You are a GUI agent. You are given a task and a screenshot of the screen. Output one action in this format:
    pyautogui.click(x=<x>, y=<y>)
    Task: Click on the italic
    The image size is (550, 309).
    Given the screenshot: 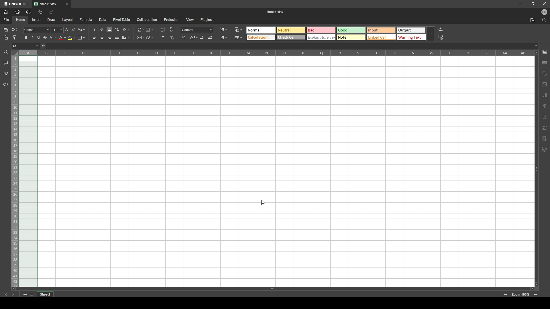 What is the action you would take?
    pyautogui.click(x=32, y=37)
    